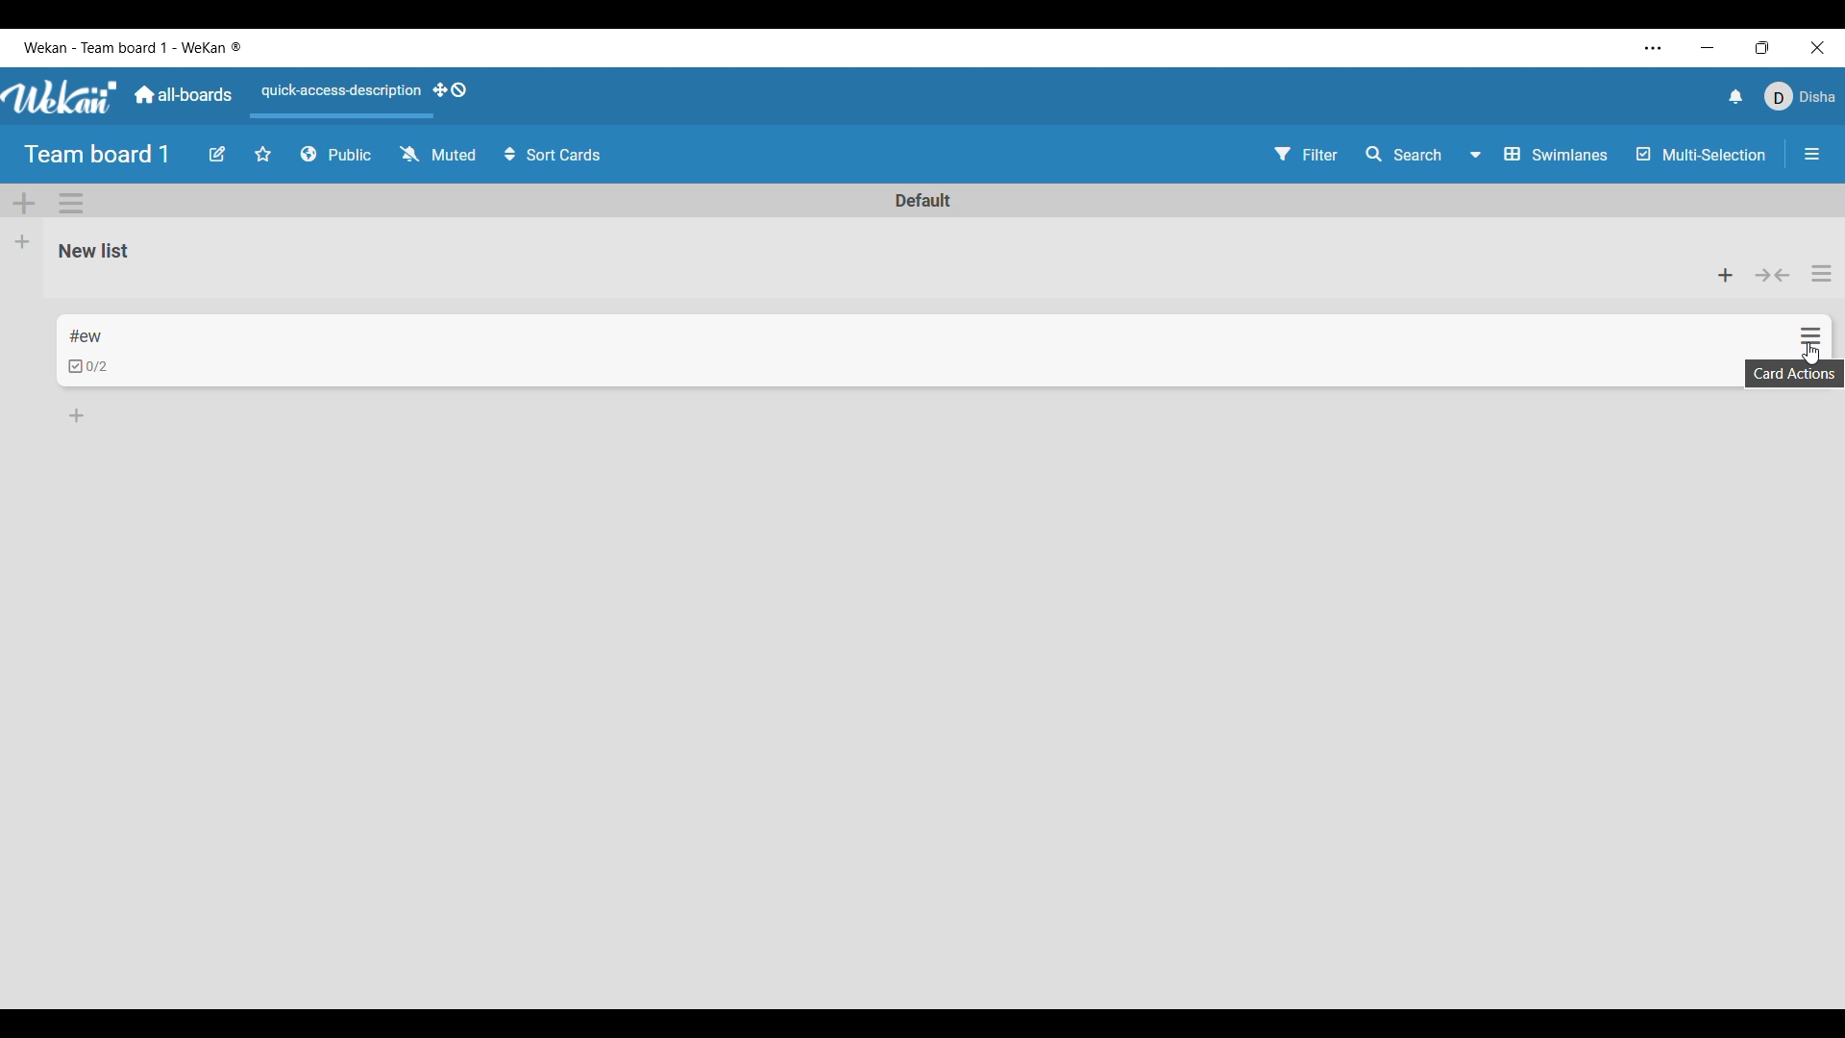 Image resolution: width=1845 pixels, height=1038 pixels. Describe the element at coordinates (437, 154) in the screenshot. I see `Change watch options` at that location.